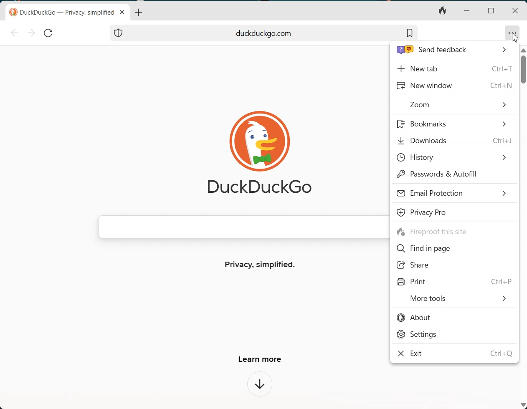 Image resolution: width=527 pixels, height=409 pixels. Describe the element at coordinates (260, 384) in the screenshot. I see `Dropdown box of learn more` at that location.